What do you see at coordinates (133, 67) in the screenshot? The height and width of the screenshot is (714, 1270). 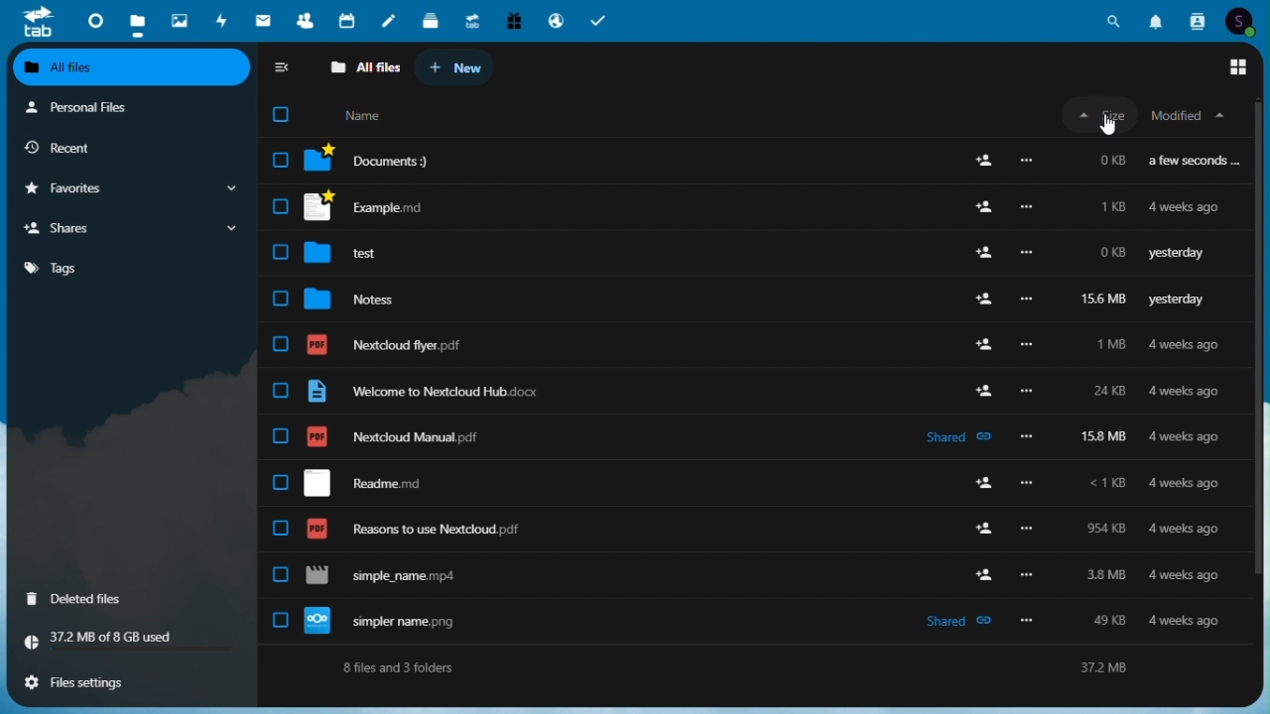 I see `All files` at bounding box center [133, 67].